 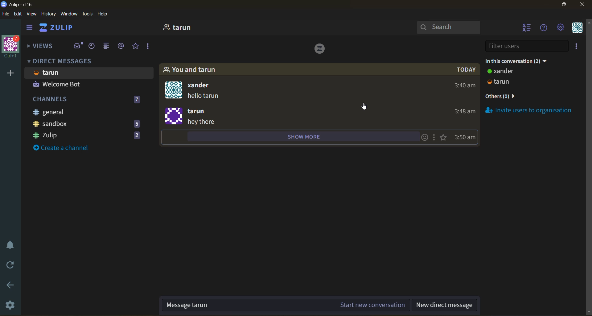 I want to click on message in the current conversation, so click(x=285, y=306).